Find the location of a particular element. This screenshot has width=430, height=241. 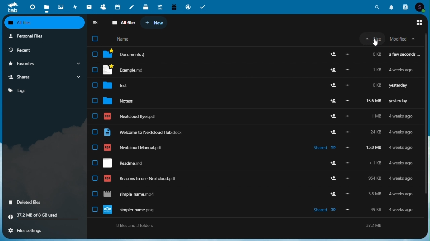

cursor is located at coordinates (376, 43).